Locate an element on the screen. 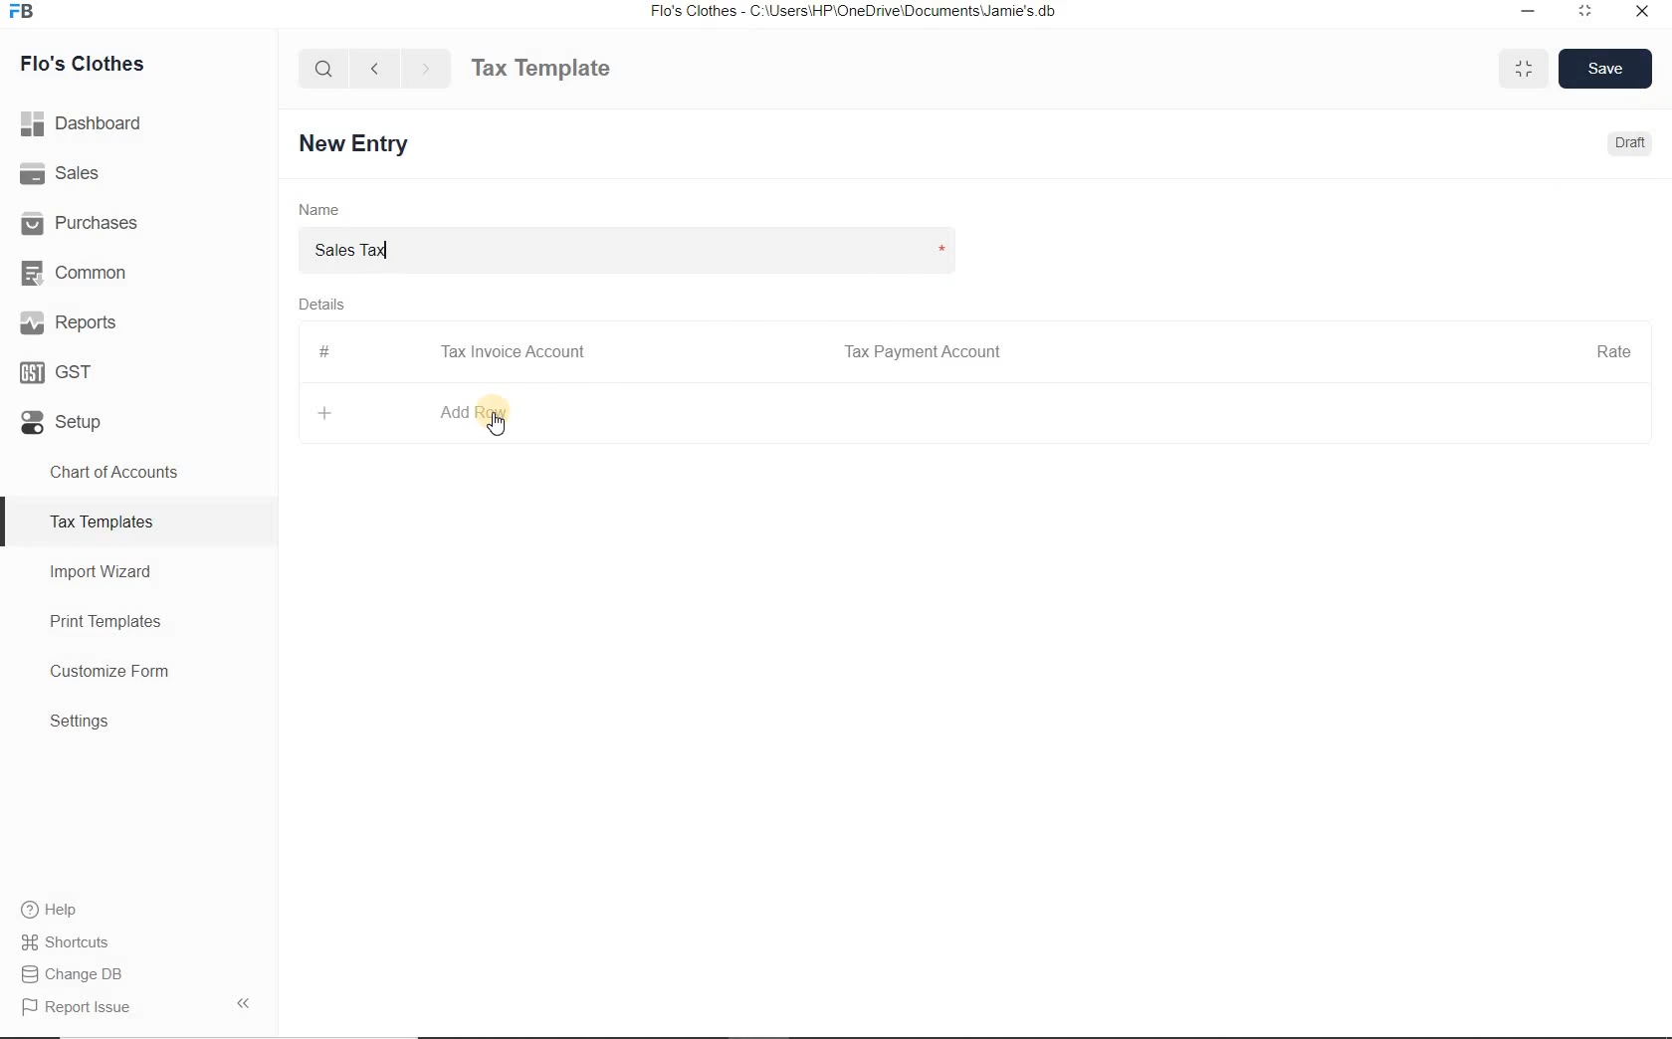 This screenshot has width=1672, height=1039. Report Issue is located at coordinates (138, 1006).